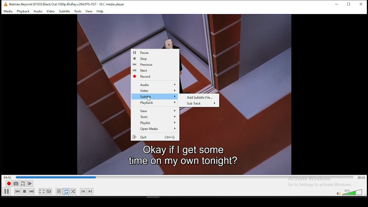  I want to click on Loop Playlist , so click(59, 192).